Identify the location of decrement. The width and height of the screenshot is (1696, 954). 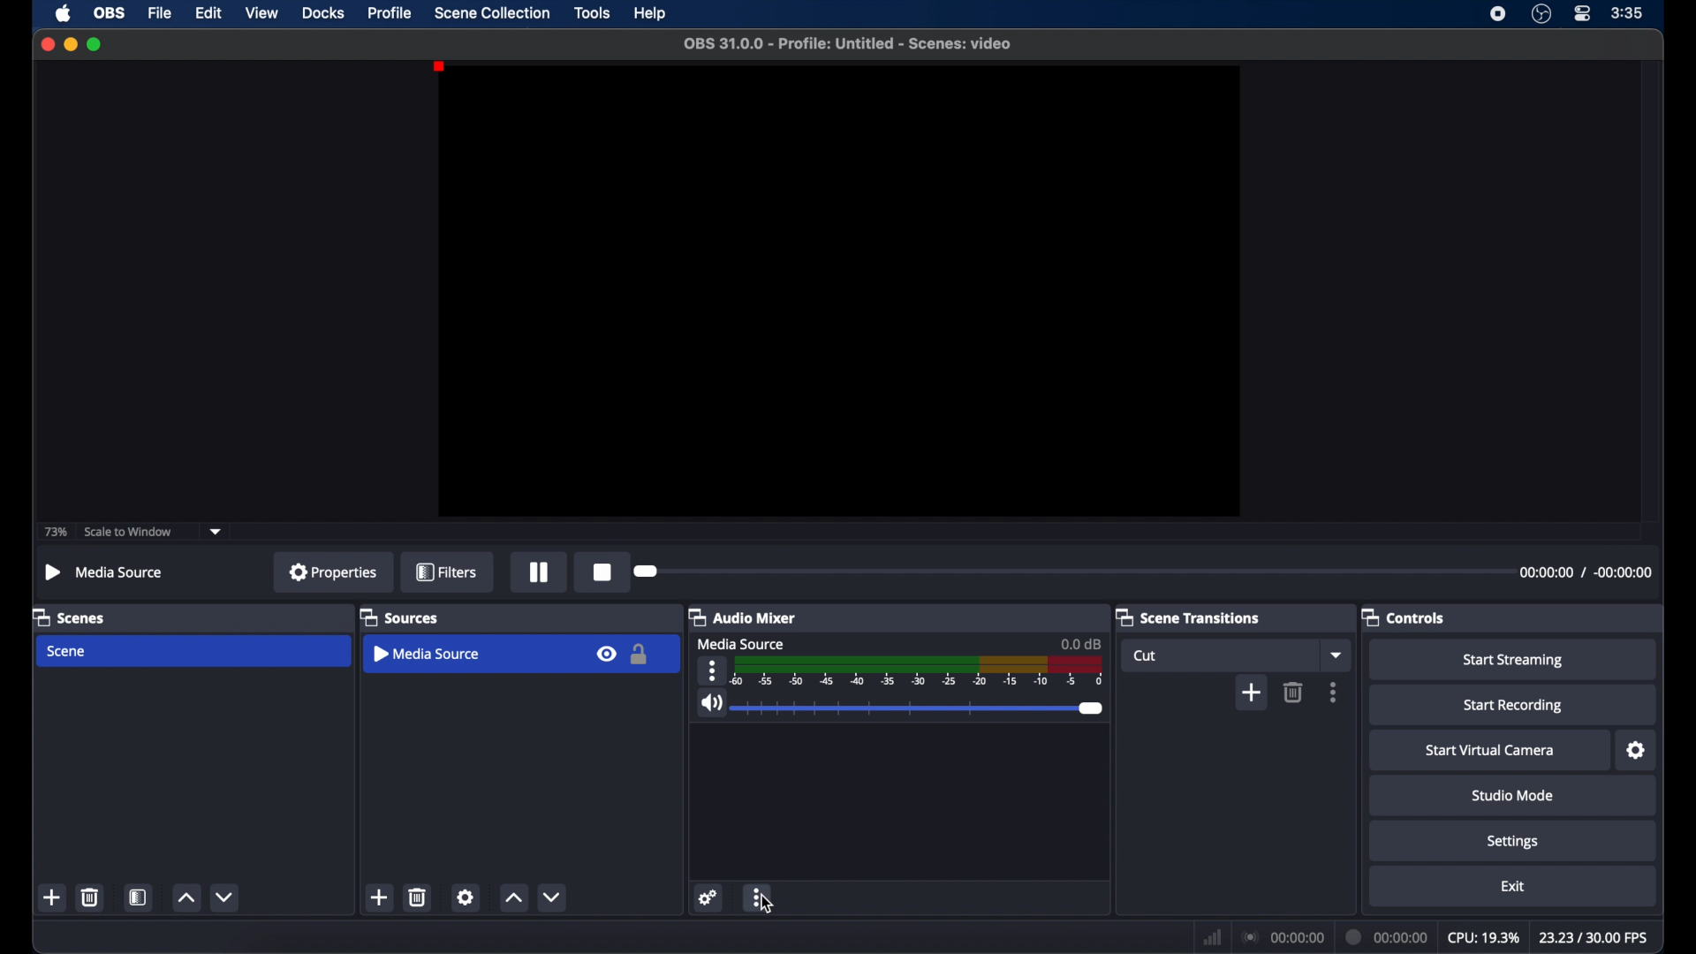
(224, 897).